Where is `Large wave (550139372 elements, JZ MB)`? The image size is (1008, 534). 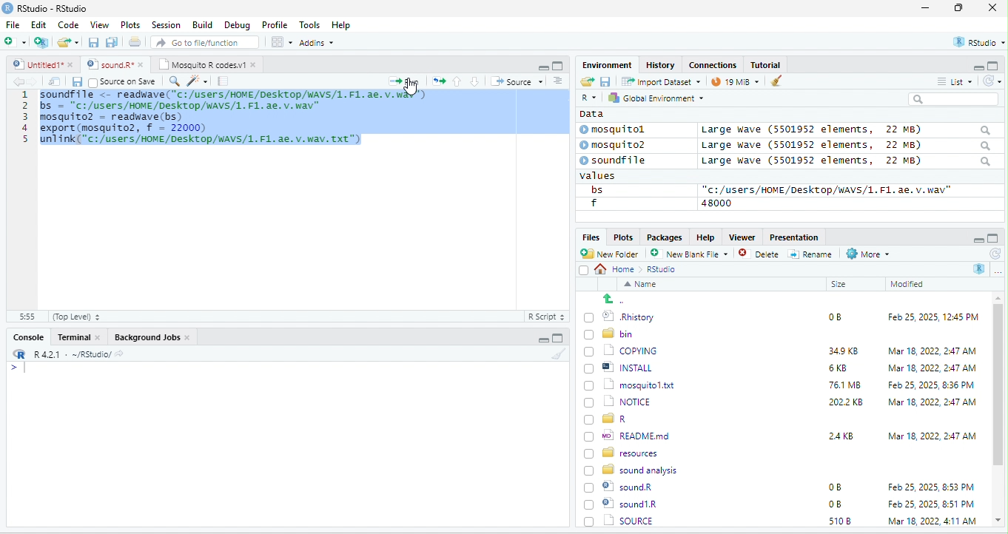
Large wave (550139372 elements, JZ MB) is located at coordinates (847, 145).